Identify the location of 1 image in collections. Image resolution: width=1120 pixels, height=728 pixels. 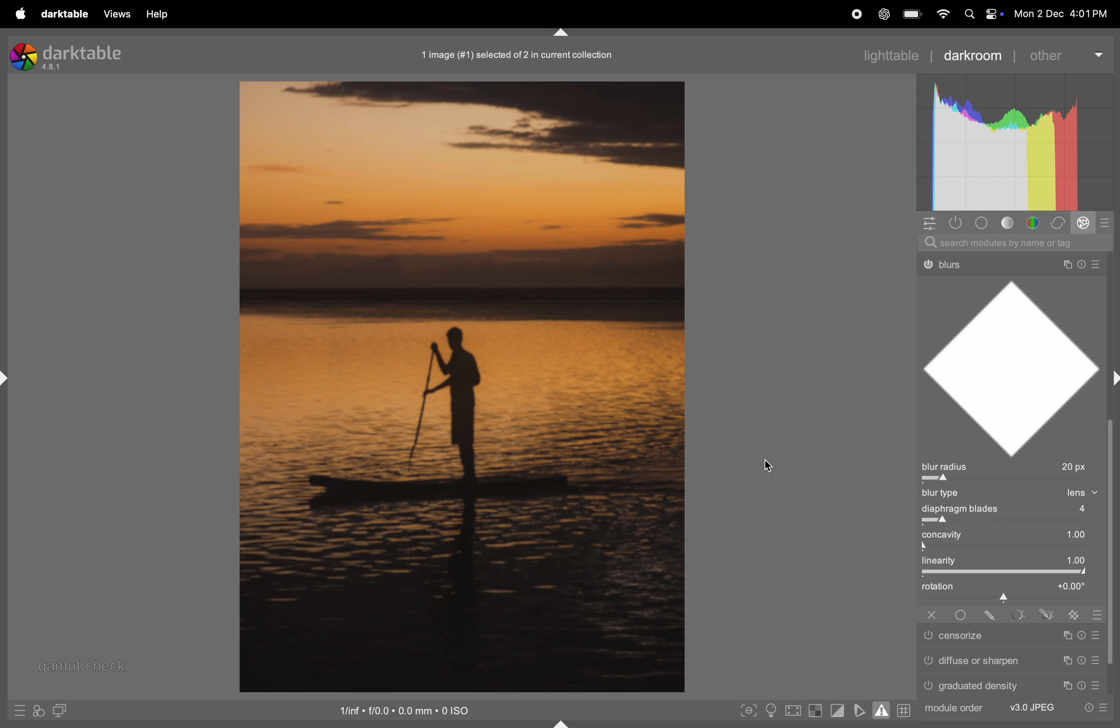
(522, 54).